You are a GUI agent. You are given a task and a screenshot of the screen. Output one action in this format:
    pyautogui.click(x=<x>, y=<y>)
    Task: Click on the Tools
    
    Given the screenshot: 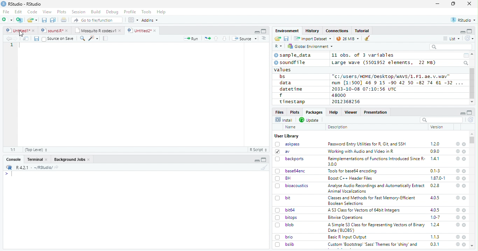 What is the action you would take?
    pyautogui.click(x=146, y=12)
    